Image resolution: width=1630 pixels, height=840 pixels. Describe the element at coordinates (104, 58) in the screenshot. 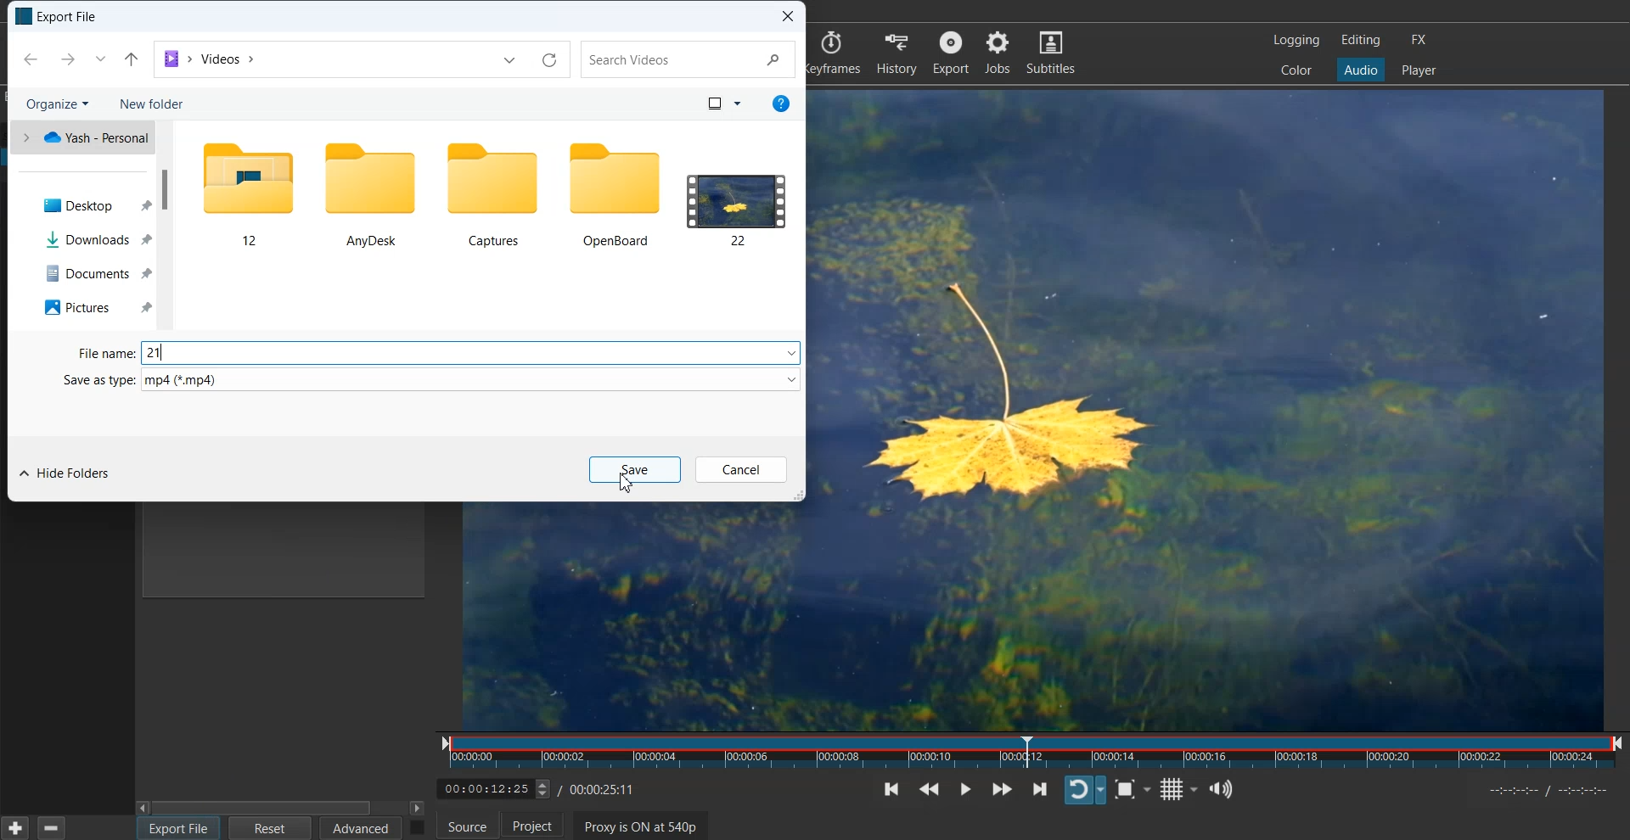

I see `dropdown` at that location.